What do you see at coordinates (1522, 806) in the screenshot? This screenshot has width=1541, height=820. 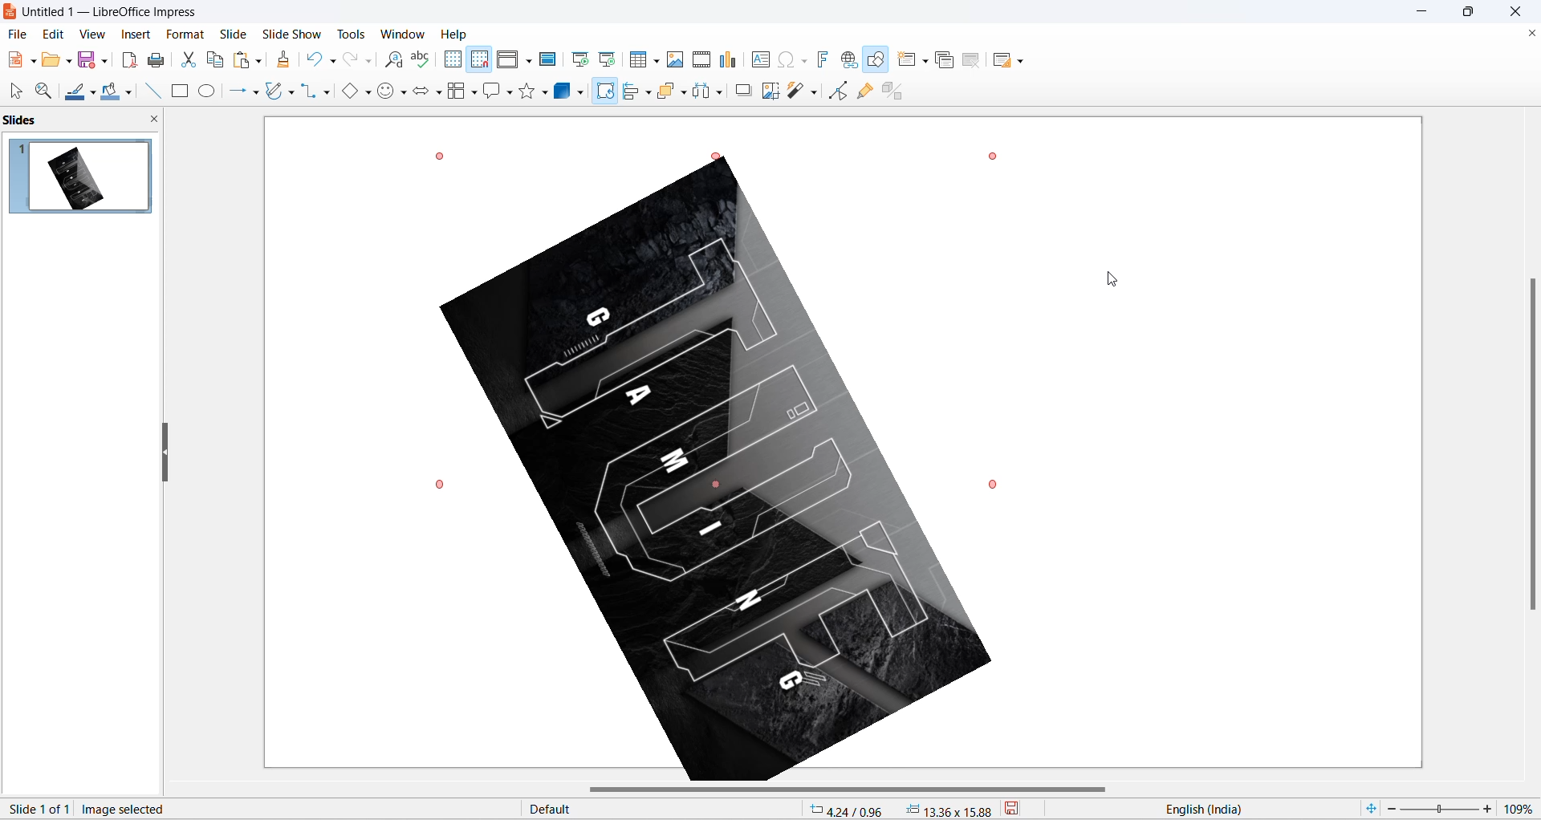 I see `zoom percentage` at bounding box center [1522, 806].